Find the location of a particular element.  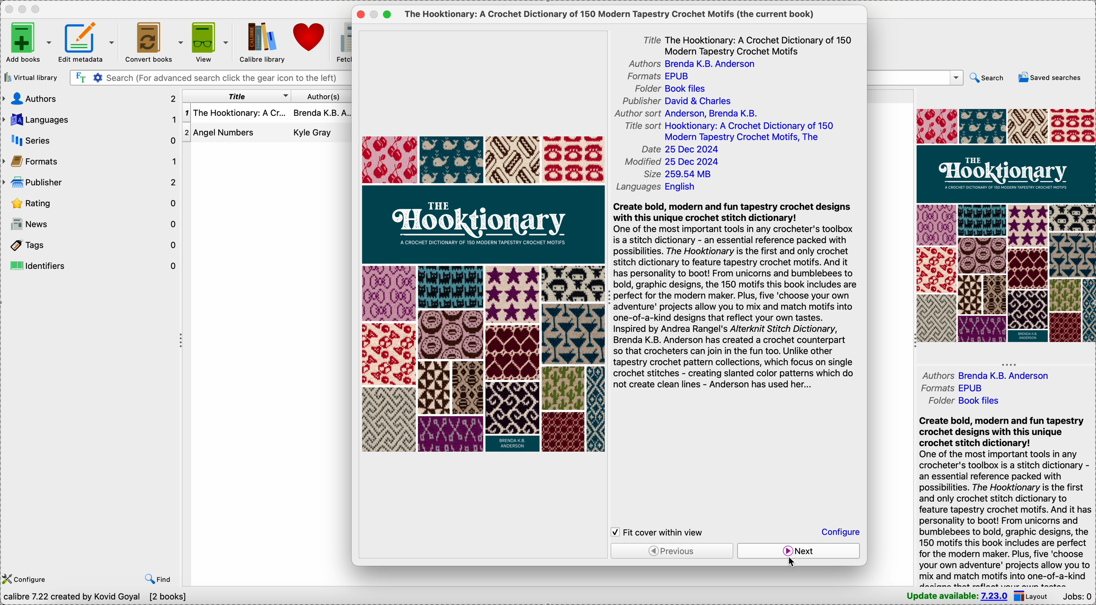

authors is located at coordinates (991, 374).